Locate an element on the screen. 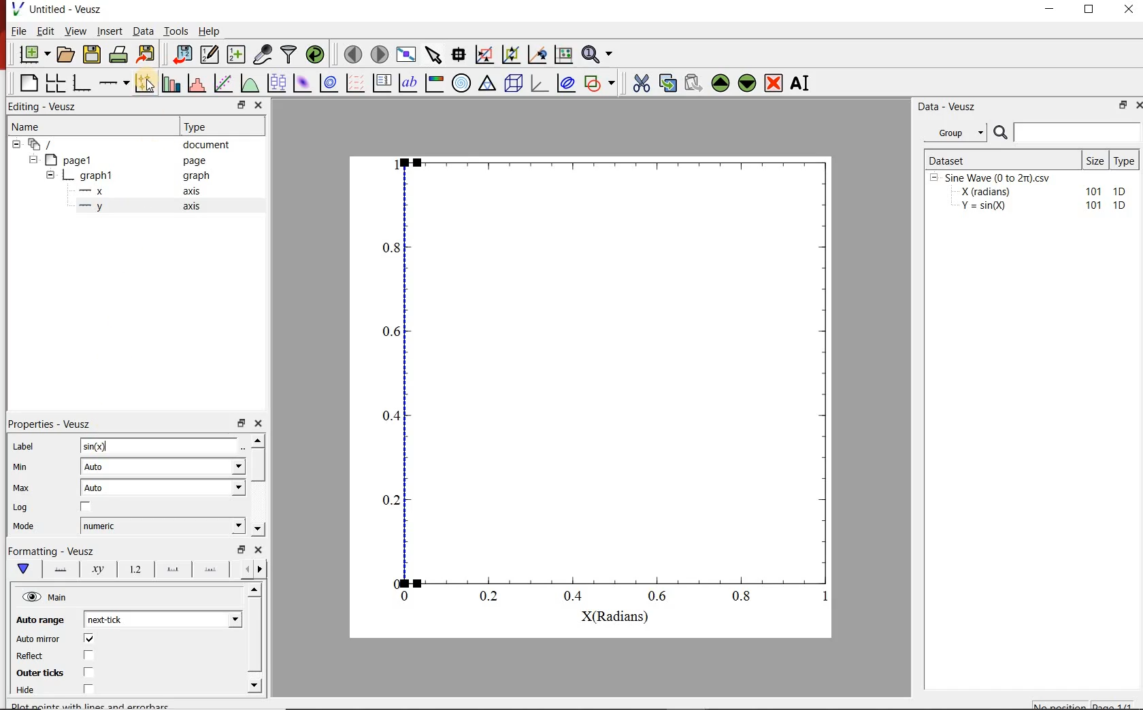 Image resolution: width=1143 pixels, height=710 pixels. Data - Veusz is located at coordinates (949, 107).